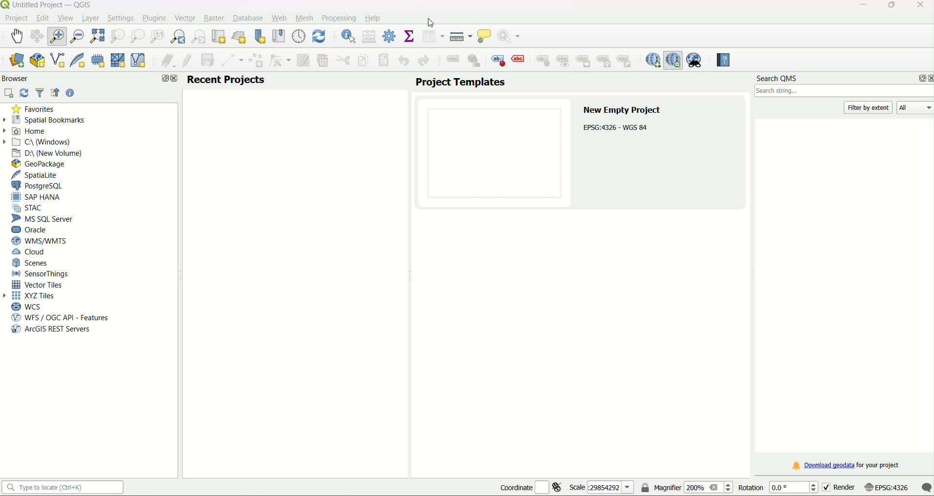  I want to click on WMS/WMTS, so click(38, 241).